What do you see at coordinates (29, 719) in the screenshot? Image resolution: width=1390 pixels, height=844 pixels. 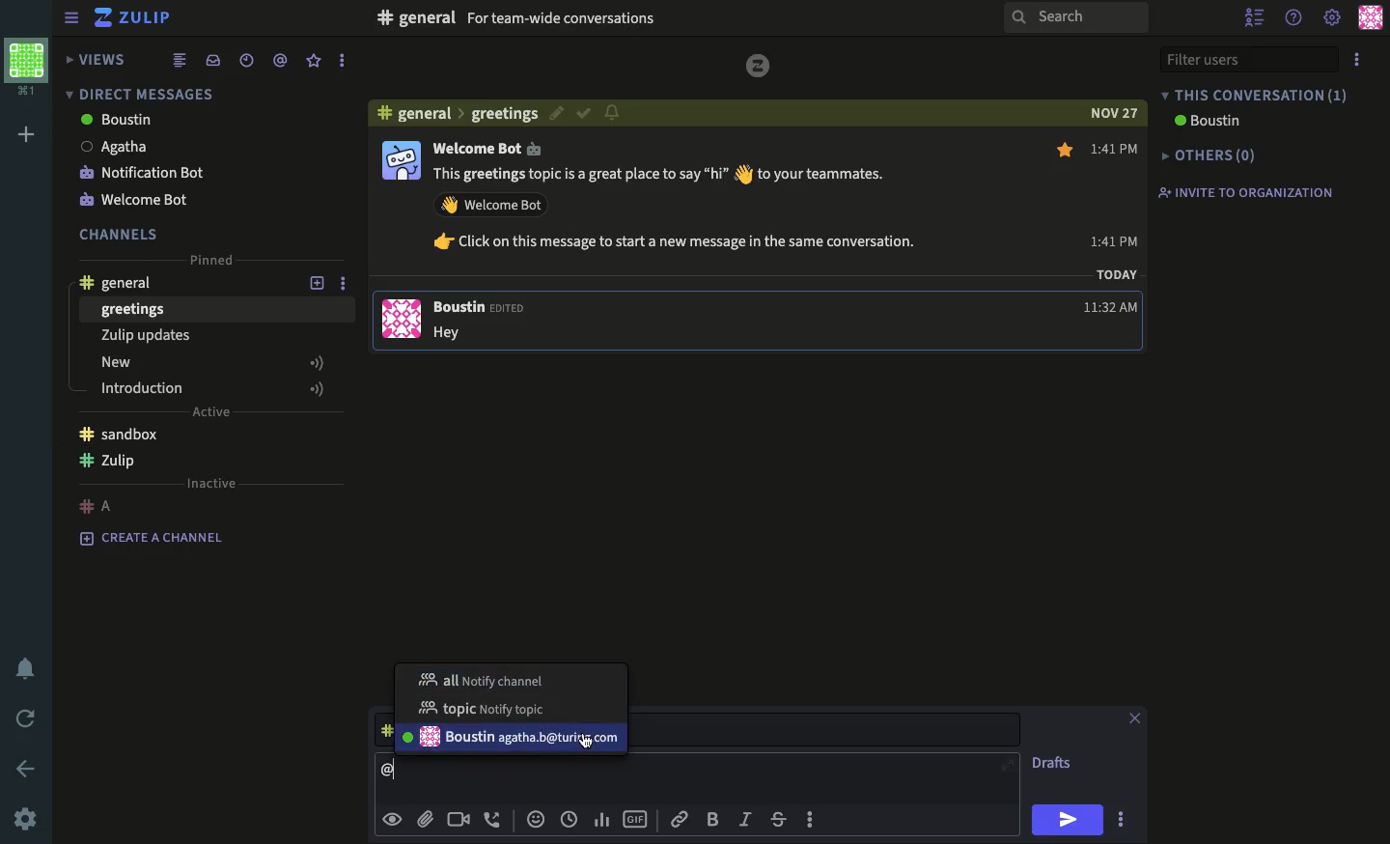 I see `refresh` at bounding box center [29, 719].